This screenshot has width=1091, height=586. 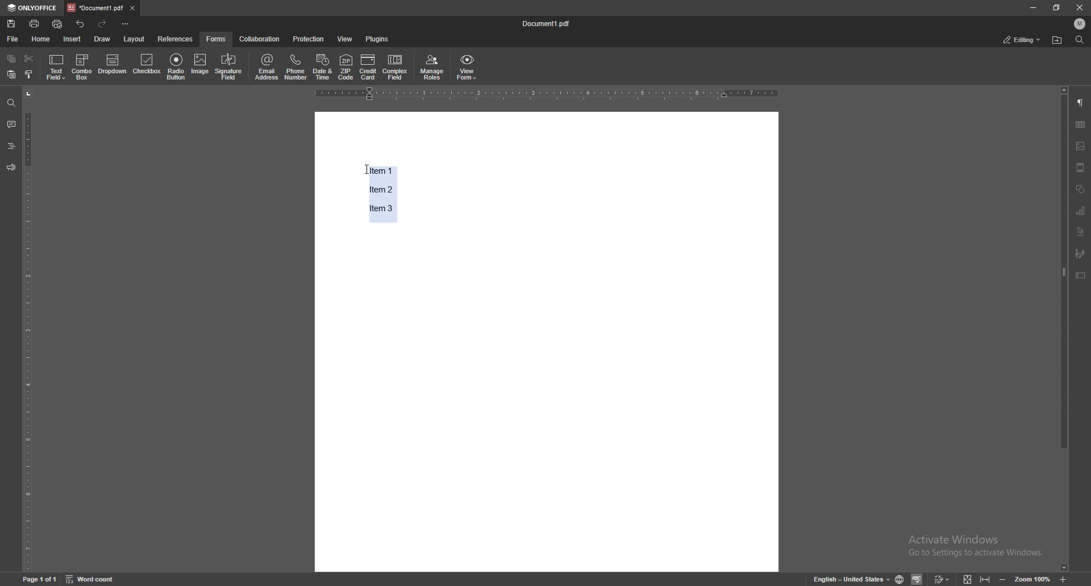 I want to click on save, so click(x=11, y=24).